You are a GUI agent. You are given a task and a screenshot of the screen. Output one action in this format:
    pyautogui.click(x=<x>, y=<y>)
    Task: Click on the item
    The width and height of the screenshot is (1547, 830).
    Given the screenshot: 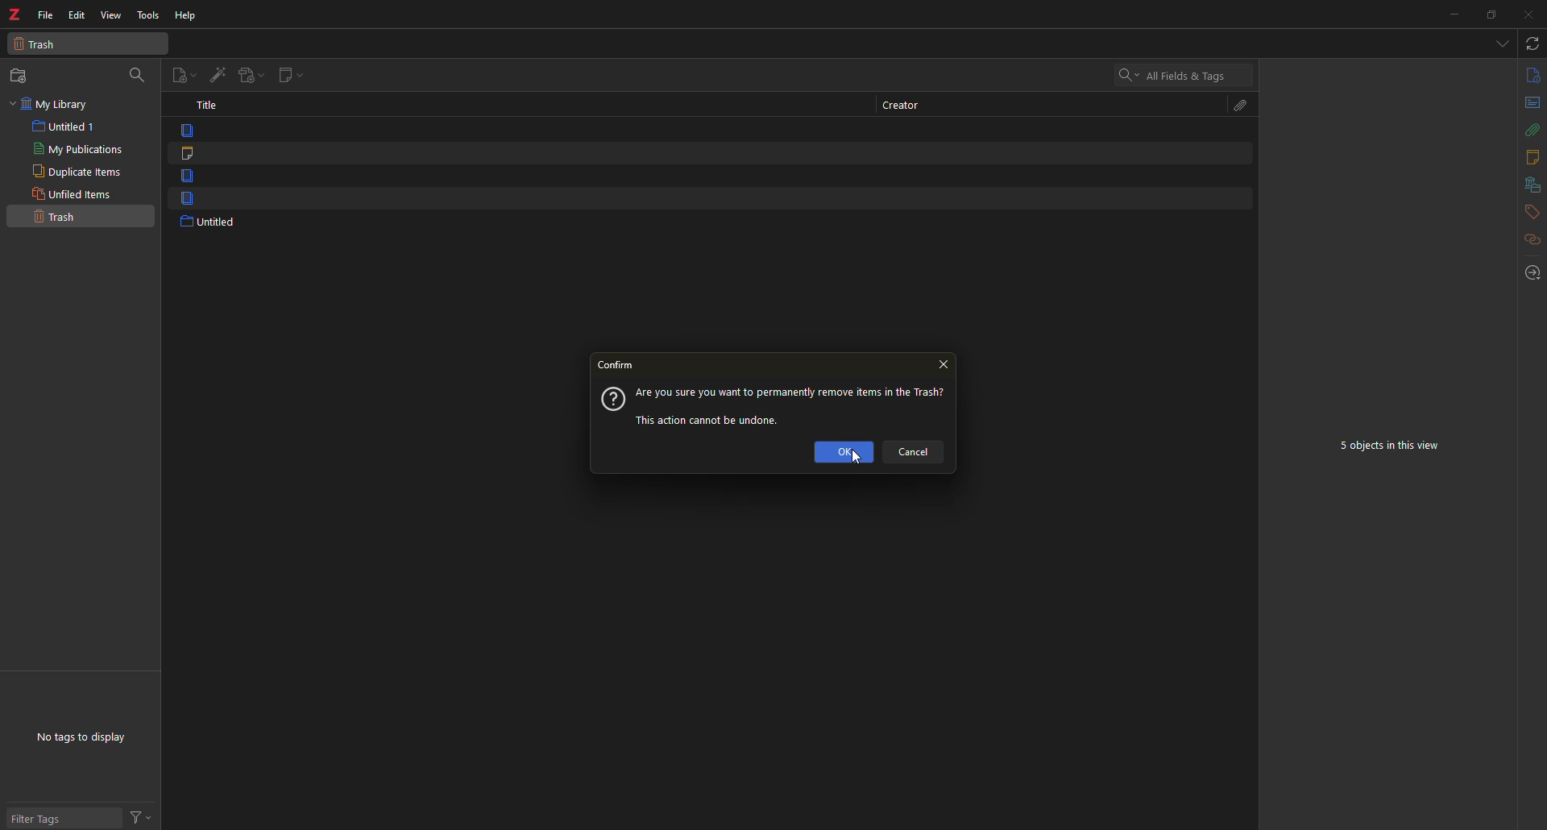 What is the action you would take?
    pyautogui.click(x=185, y=199)
    